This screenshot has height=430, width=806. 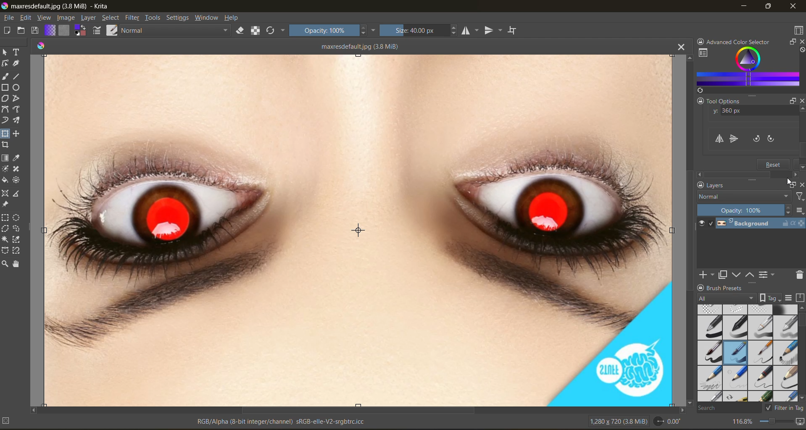 I want to click on tool, so click(x=7, y=145).